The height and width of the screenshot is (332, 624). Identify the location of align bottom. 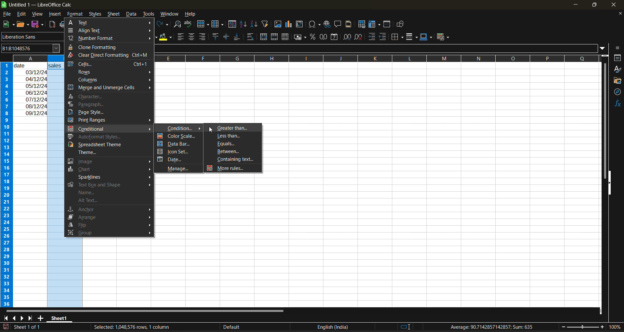
(236, 38).